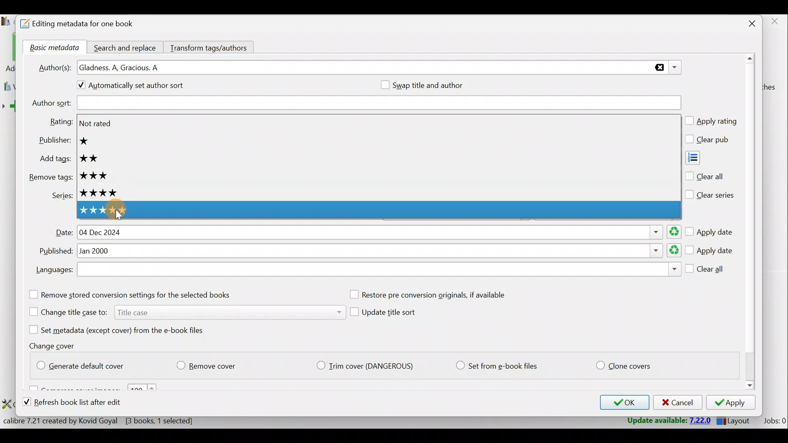  What do you see at coordinates (102, 176) in the screenshot?
I see `3 star rating` at bounding box center [102, 176].